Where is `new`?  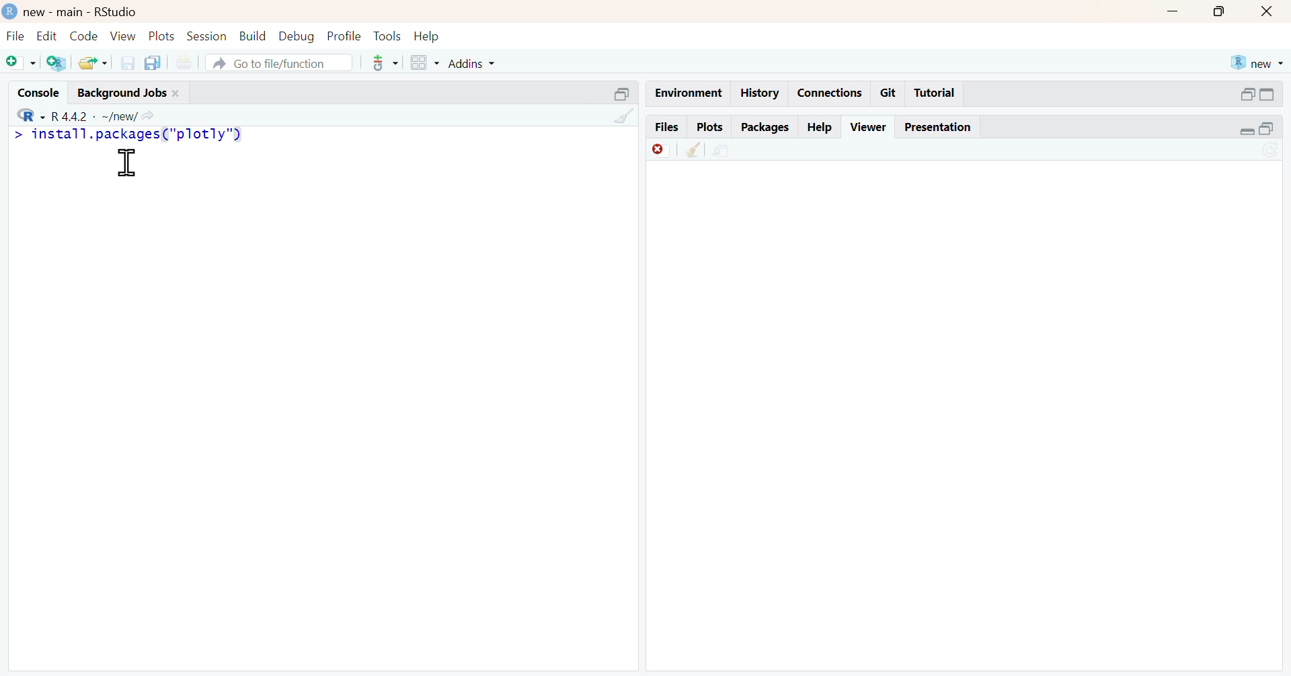 new is located at coordinates (1257, 62).